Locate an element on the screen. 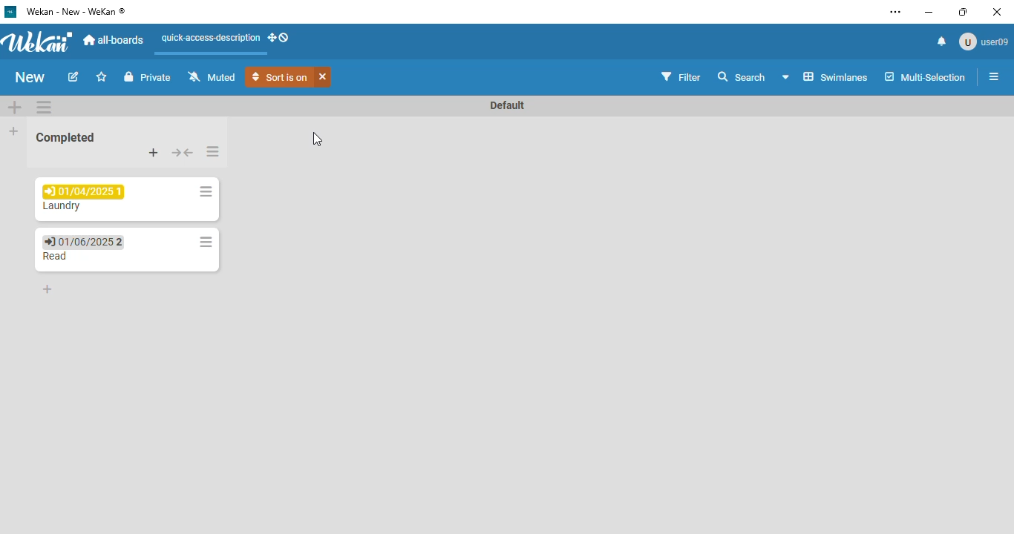  add card to top of list is located at coordinates (154, 152).